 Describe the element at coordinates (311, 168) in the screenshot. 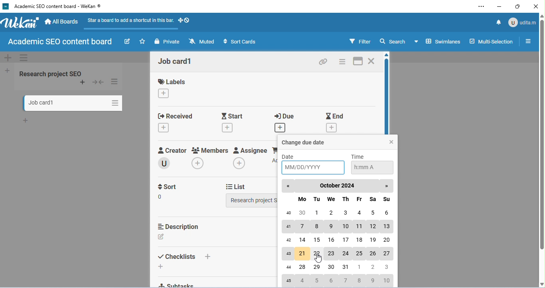

I see `select date in MM/DD/YYYY format` at that location.